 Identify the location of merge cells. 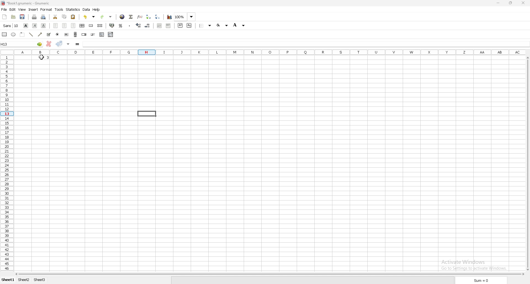
(91, 26).